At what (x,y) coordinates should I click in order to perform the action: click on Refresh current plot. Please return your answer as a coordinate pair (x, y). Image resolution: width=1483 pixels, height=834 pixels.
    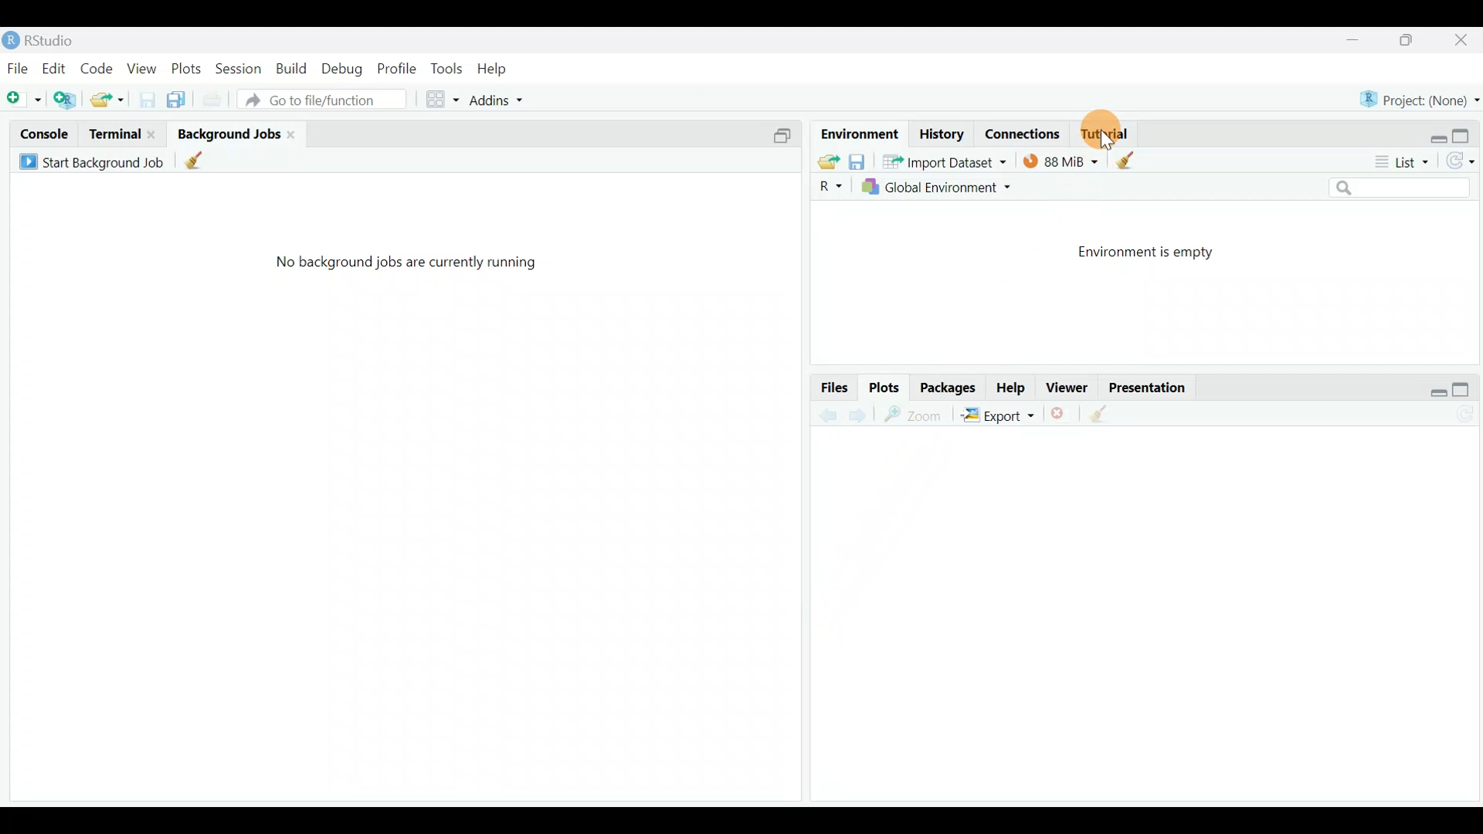
    Looking at the image, I should click on (1463, 412).